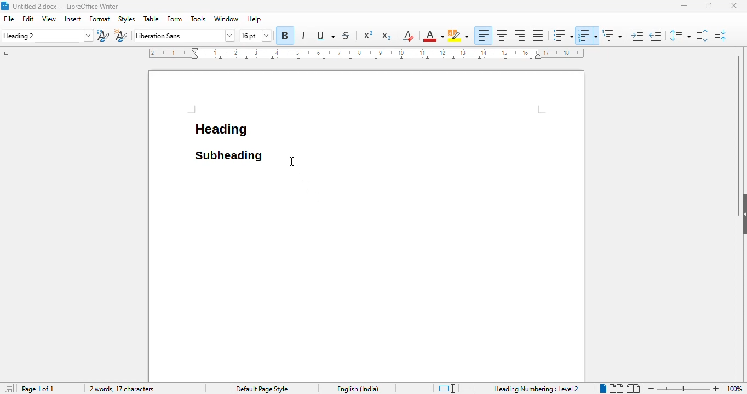 Image resolution: width=747 pixels, height=394 pixels. I want to click on ruler, so click(366, 53).